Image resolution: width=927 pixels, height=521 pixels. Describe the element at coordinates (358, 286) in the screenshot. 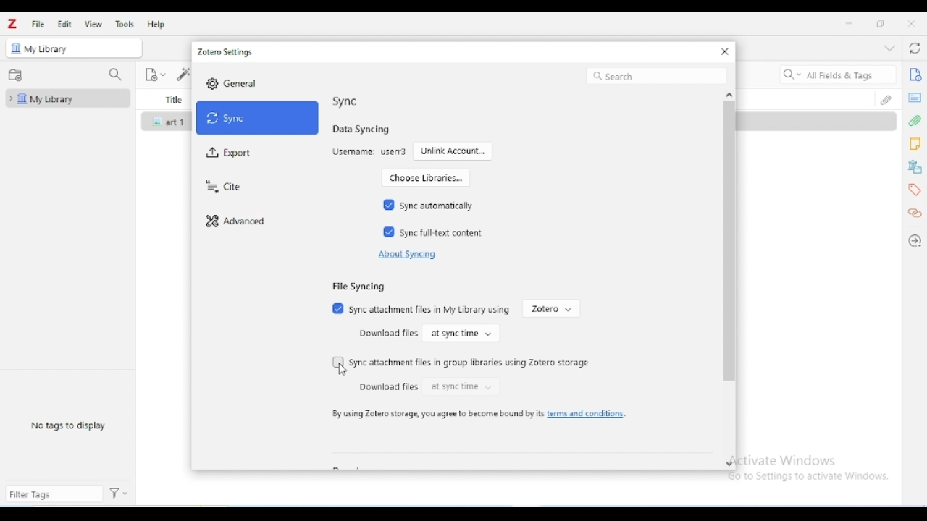

I see `file syncing` at that location.